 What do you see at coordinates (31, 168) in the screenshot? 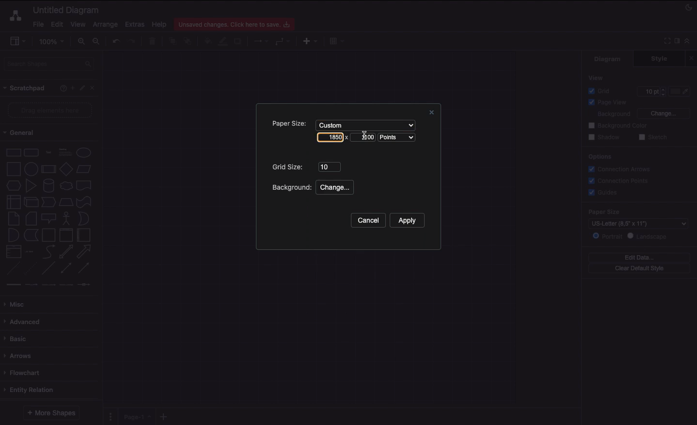
I see `Circle` at bounding box center [31, 168].